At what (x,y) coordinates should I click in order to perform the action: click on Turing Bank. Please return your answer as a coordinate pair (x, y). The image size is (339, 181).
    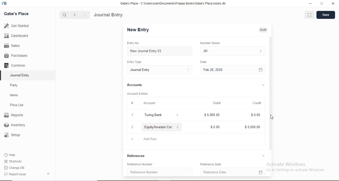
    Looking at the image, I should click on (154, 115).